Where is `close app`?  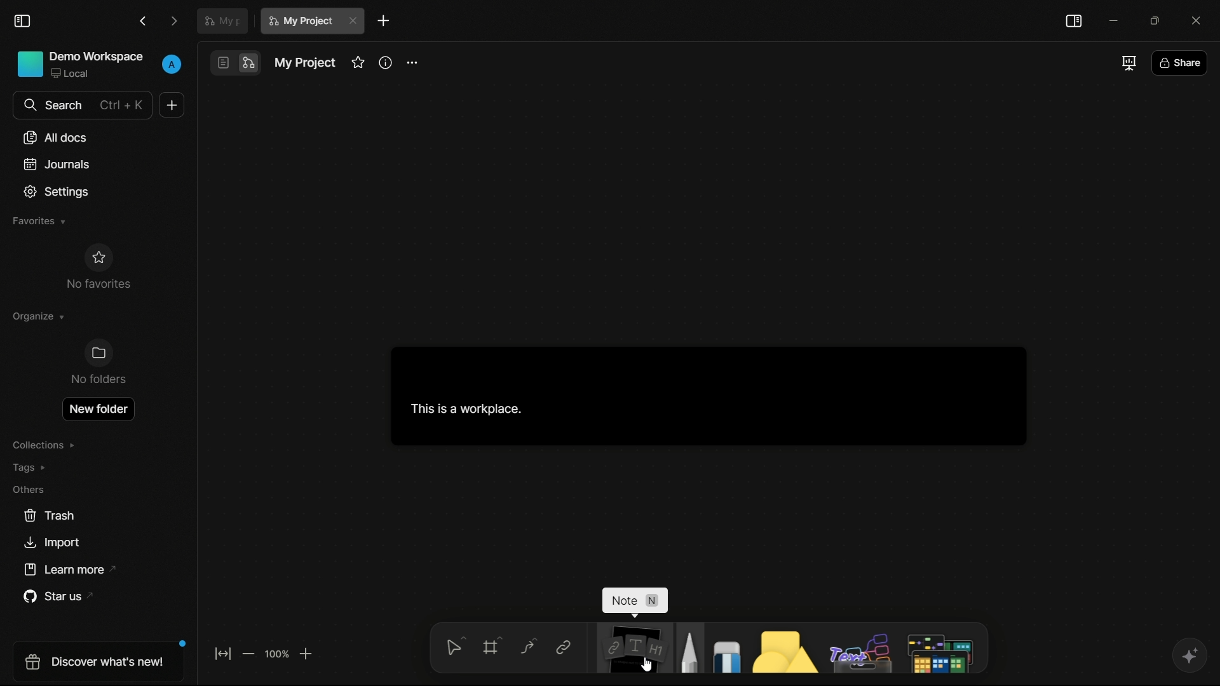
close app is located at coordinates (1200, 19).